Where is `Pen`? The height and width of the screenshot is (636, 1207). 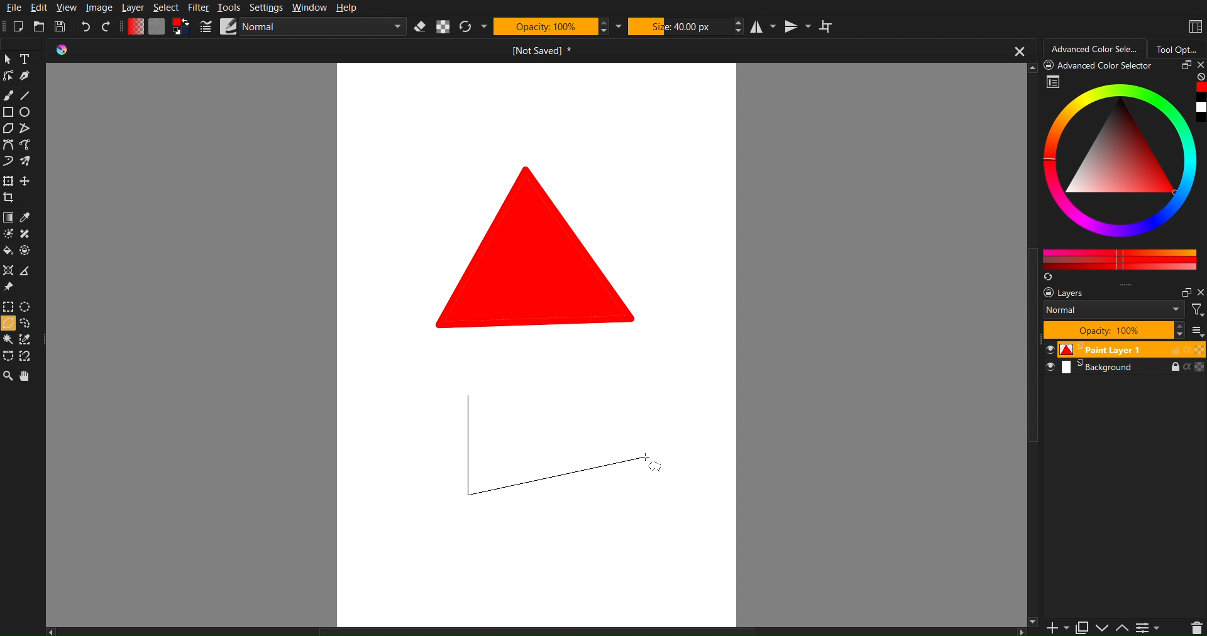
Pen is located at coordinates (26, 77).